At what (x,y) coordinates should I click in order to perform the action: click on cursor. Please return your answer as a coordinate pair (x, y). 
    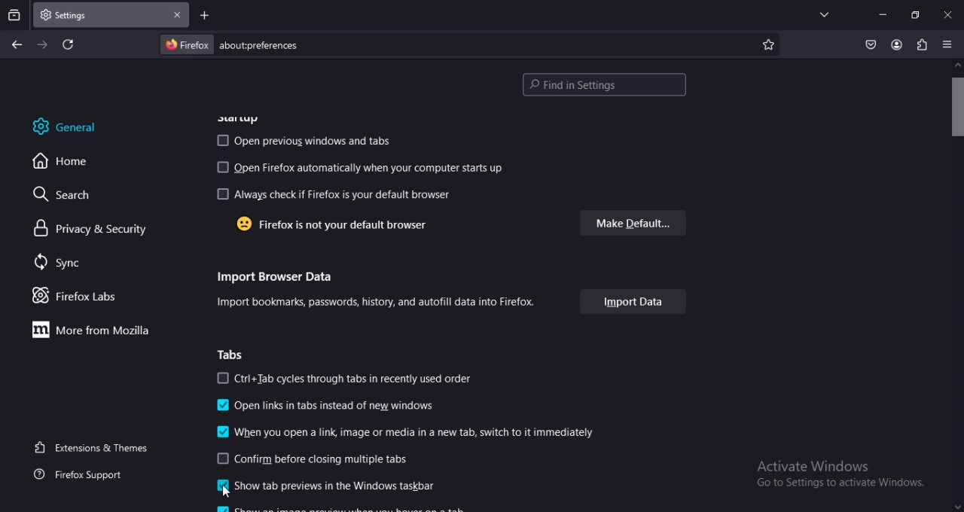
    Looking at the image, I should click on (228, 493).